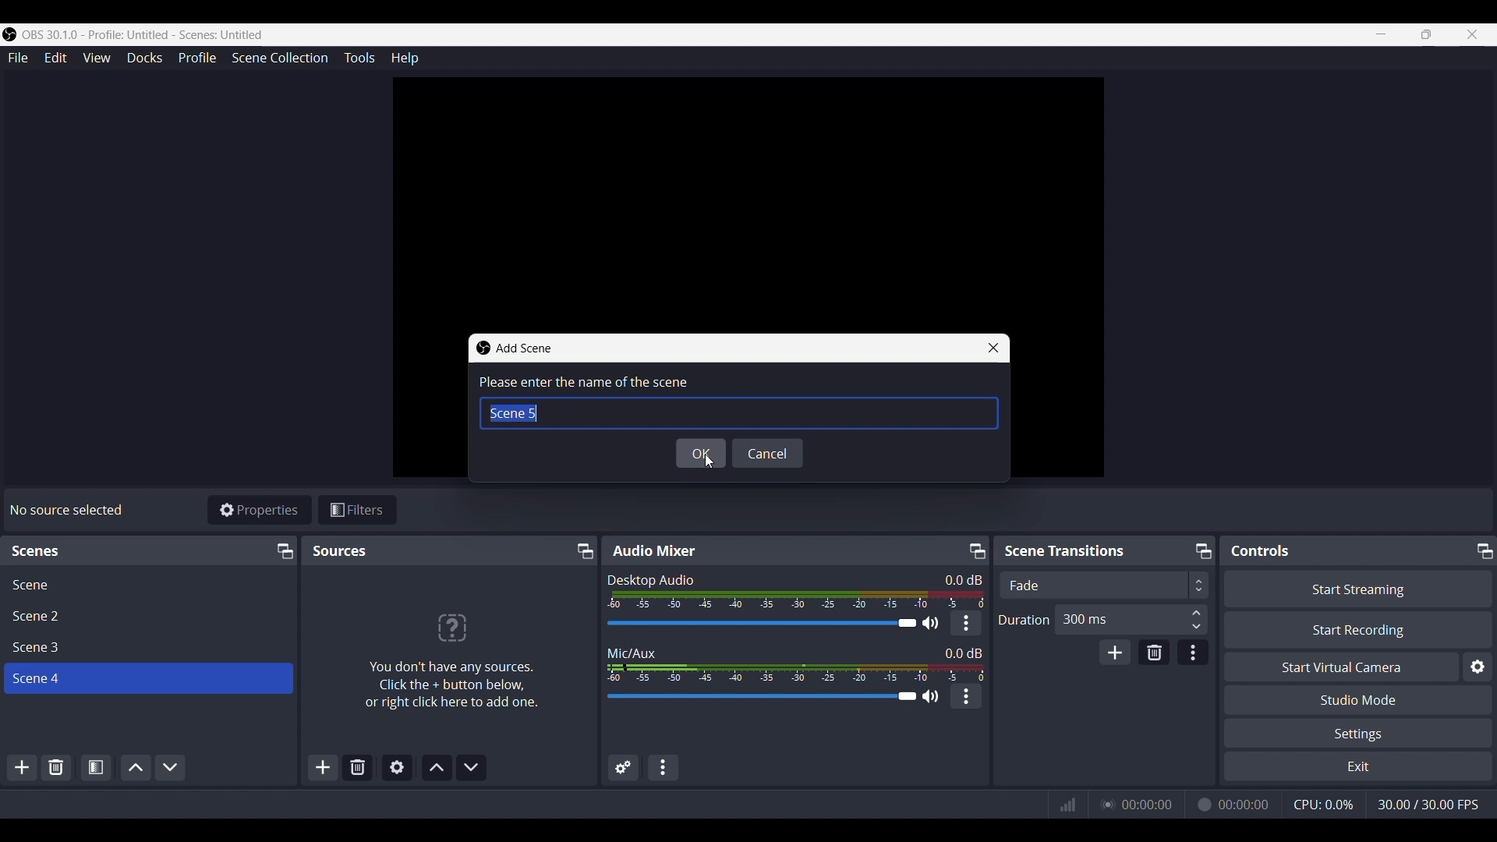 This screenshot has width=1497, height=842. Describe the element at coordinates (770, 697) in the screenshot. I see `Volume Adjuster` at that location.